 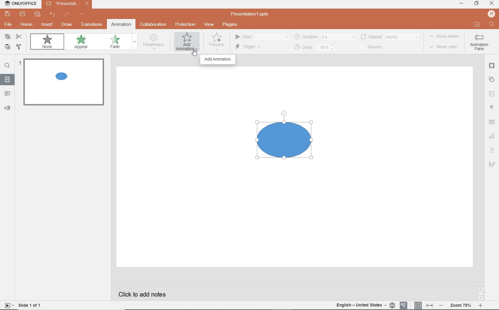 I want to click on COPY STYLE, so click(x=19, y=47).